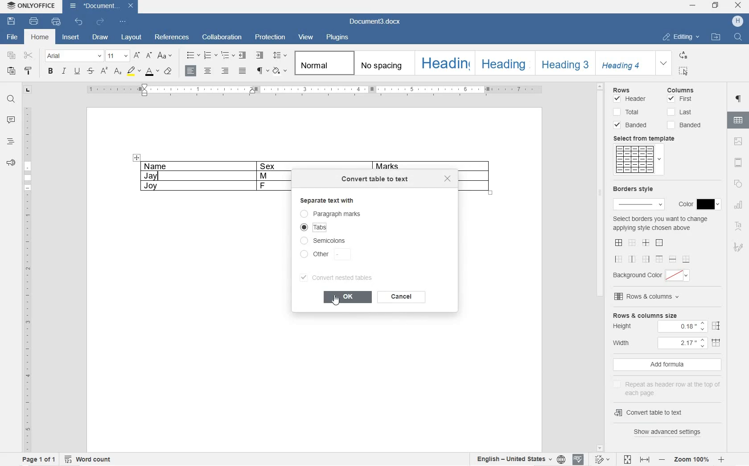 The width and height of the screenshot is (749, 466). Describe the element at coordinates (519, 459) in the screenshot. I see `SET TEXT OR DOCUMENT LANGUAGE` at that location.